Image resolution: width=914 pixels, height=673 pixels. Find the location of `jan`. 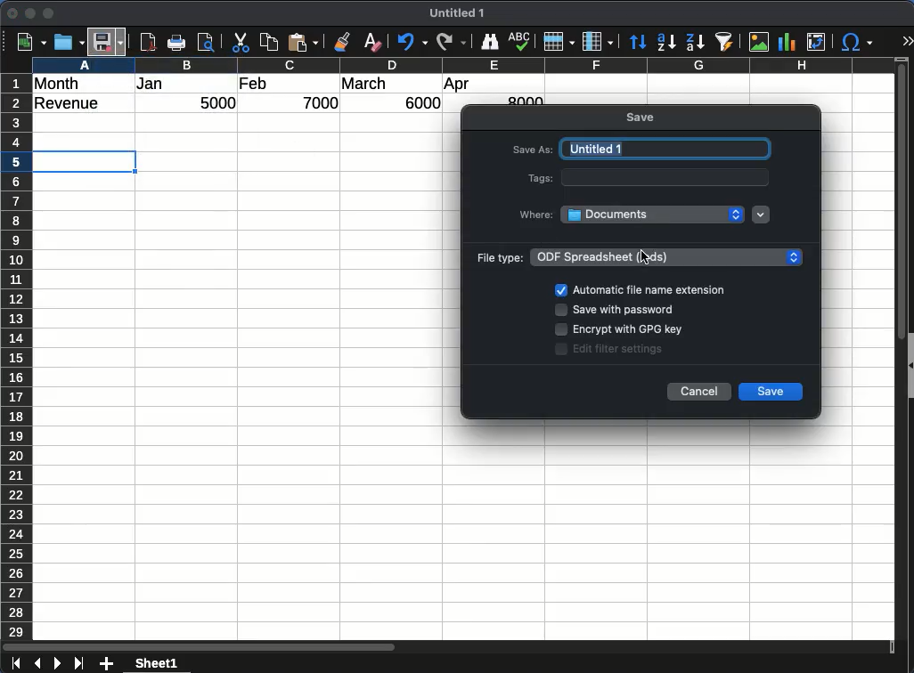

jan is located at coordinates (159, 85).